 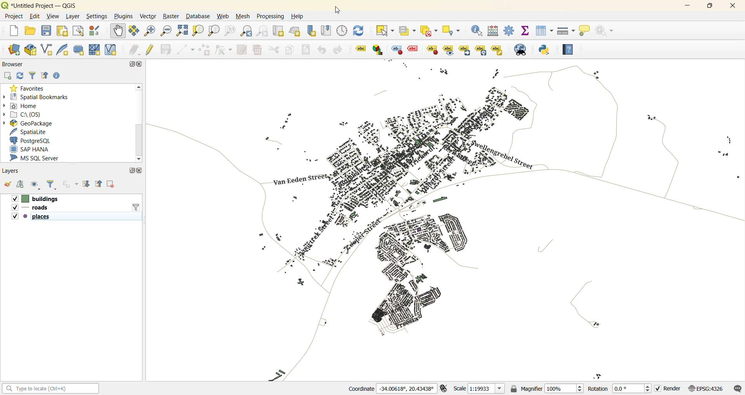 I want to click on layers, so click(x=10, y=171).